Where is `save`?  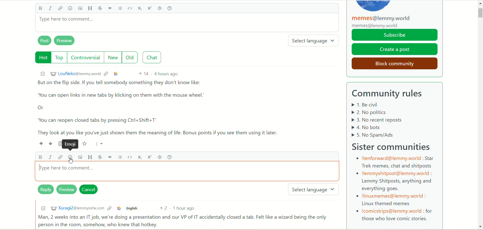 save is located at coordinates (85, 144).